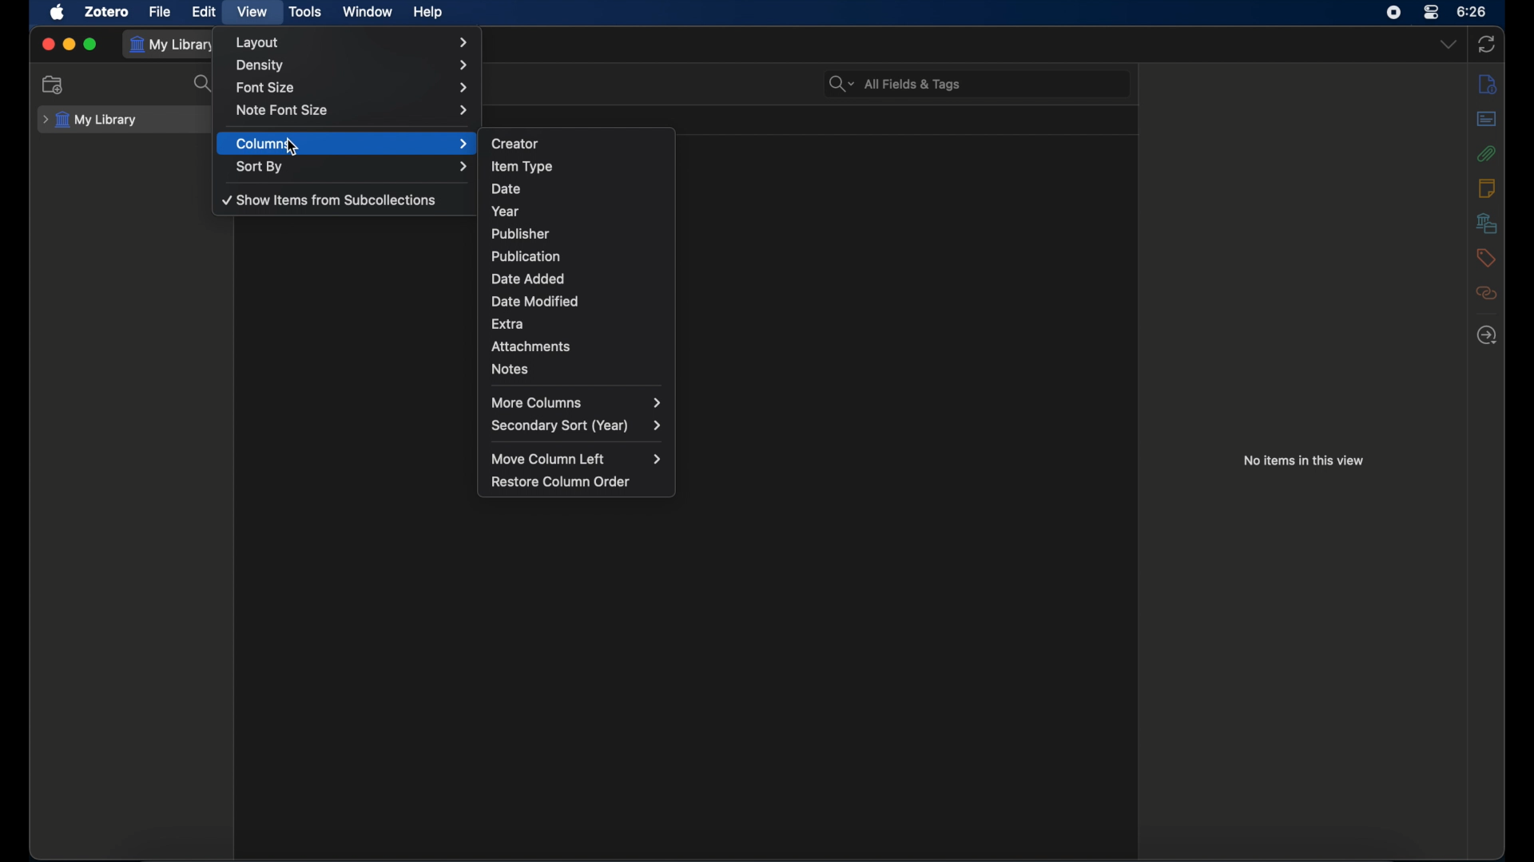  What do you see at coordinates (1487, 152) in the screenshot?
I see `attachments` at bounding box center [1487, 152].